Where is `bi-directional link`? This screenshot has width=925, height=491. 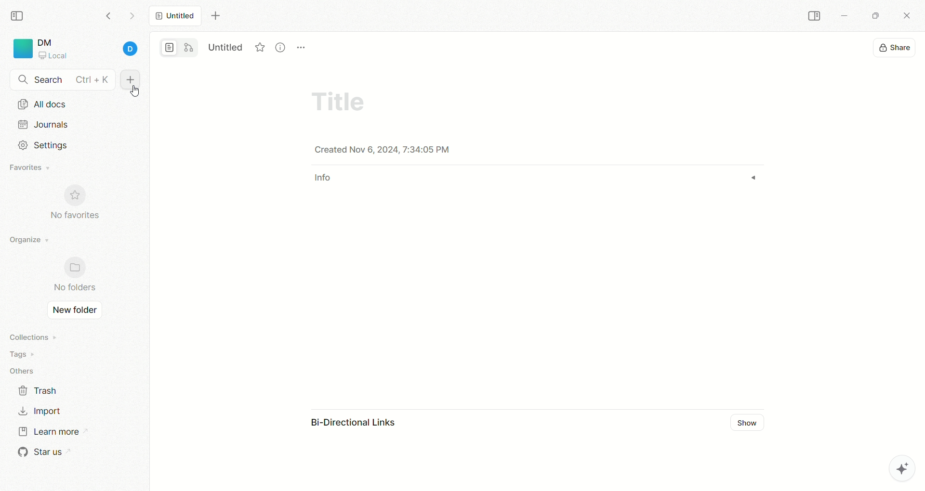 bi-directional link is located at coordinates (362, 424).